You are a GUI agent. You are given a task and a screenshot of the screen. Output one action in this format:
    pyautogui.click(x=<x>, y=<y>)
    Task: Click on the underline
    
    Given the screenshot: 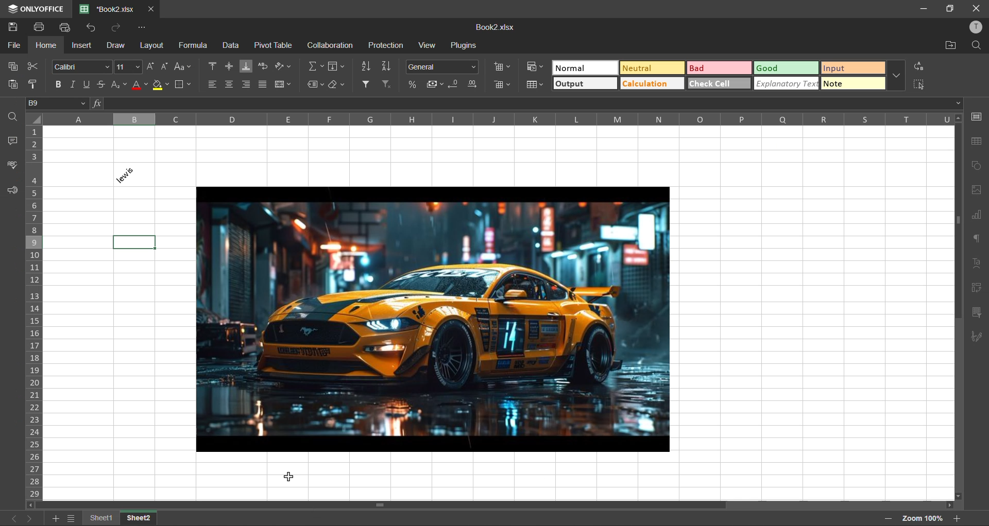 What is the action you would take?
    pyautogui.click(x=86, y=84)
    